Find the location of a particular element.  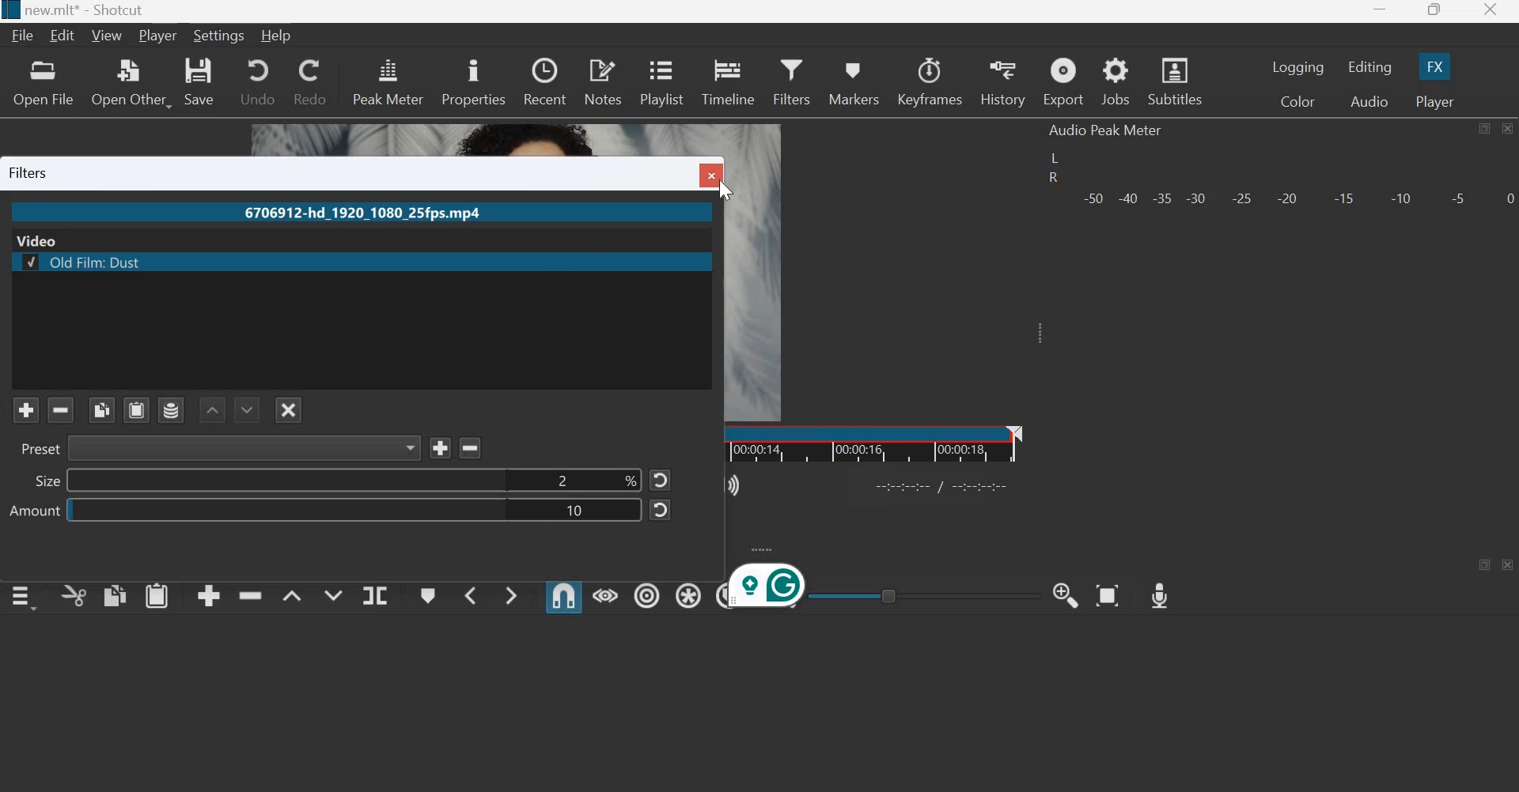

Scrub while dragging is located at coordinates (606, 595).